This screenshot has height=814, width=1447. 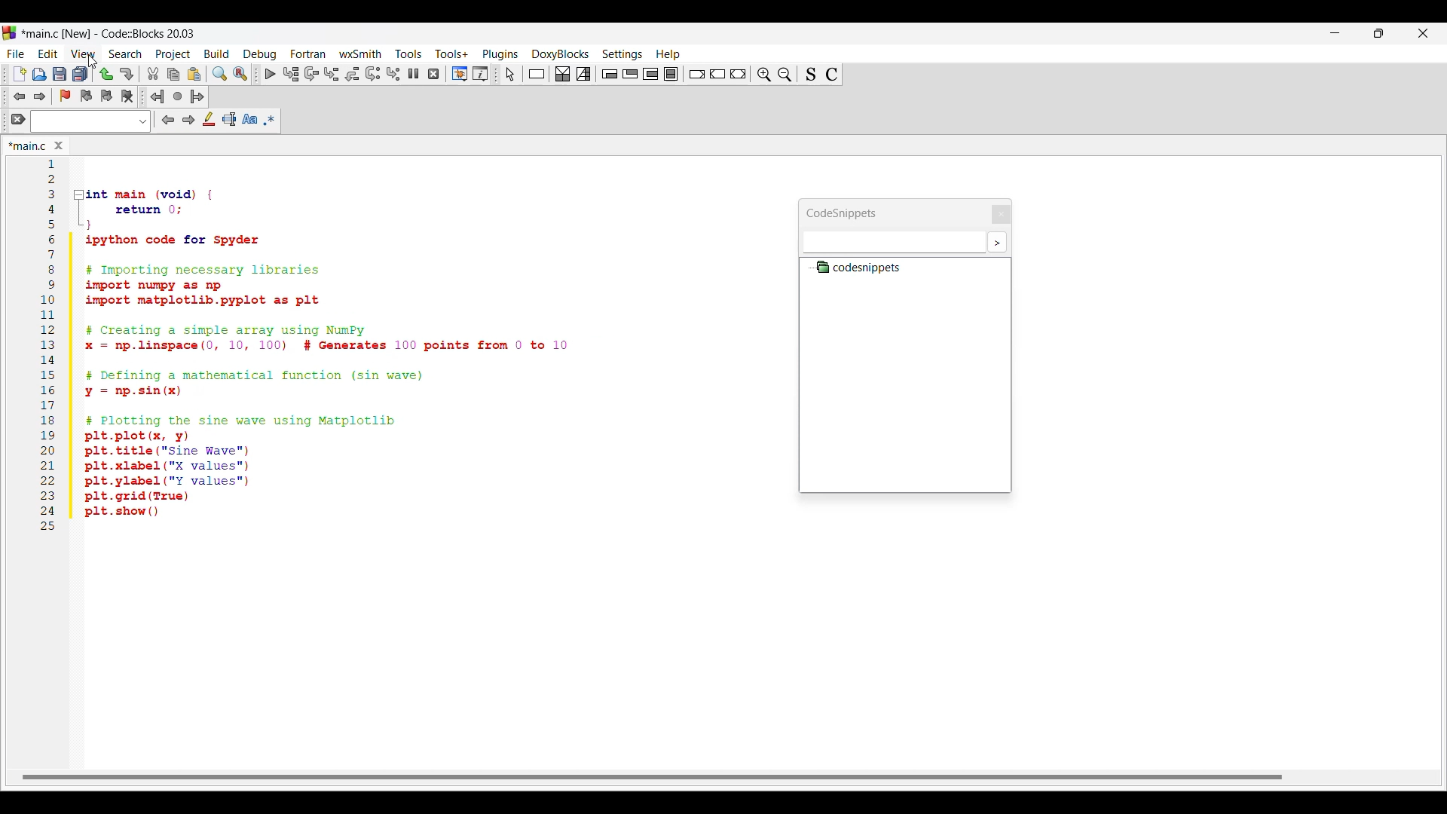 What do you see at coordinates (459, 74) in the screenshot?
I see `Debugging windows` at bounding box center [459, 74].